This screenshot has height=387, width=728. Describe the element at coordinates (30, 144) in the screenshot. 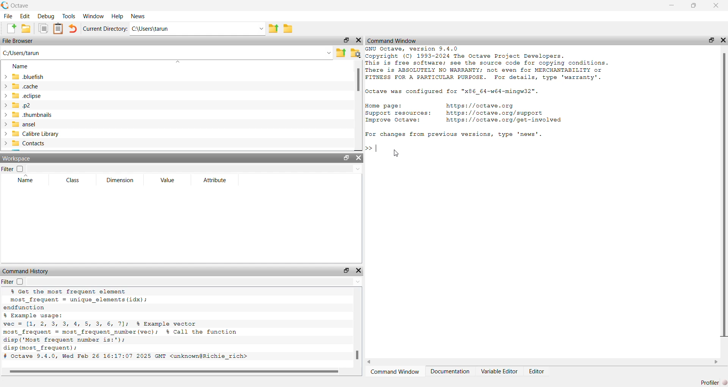

I see `Contacts` at that location.